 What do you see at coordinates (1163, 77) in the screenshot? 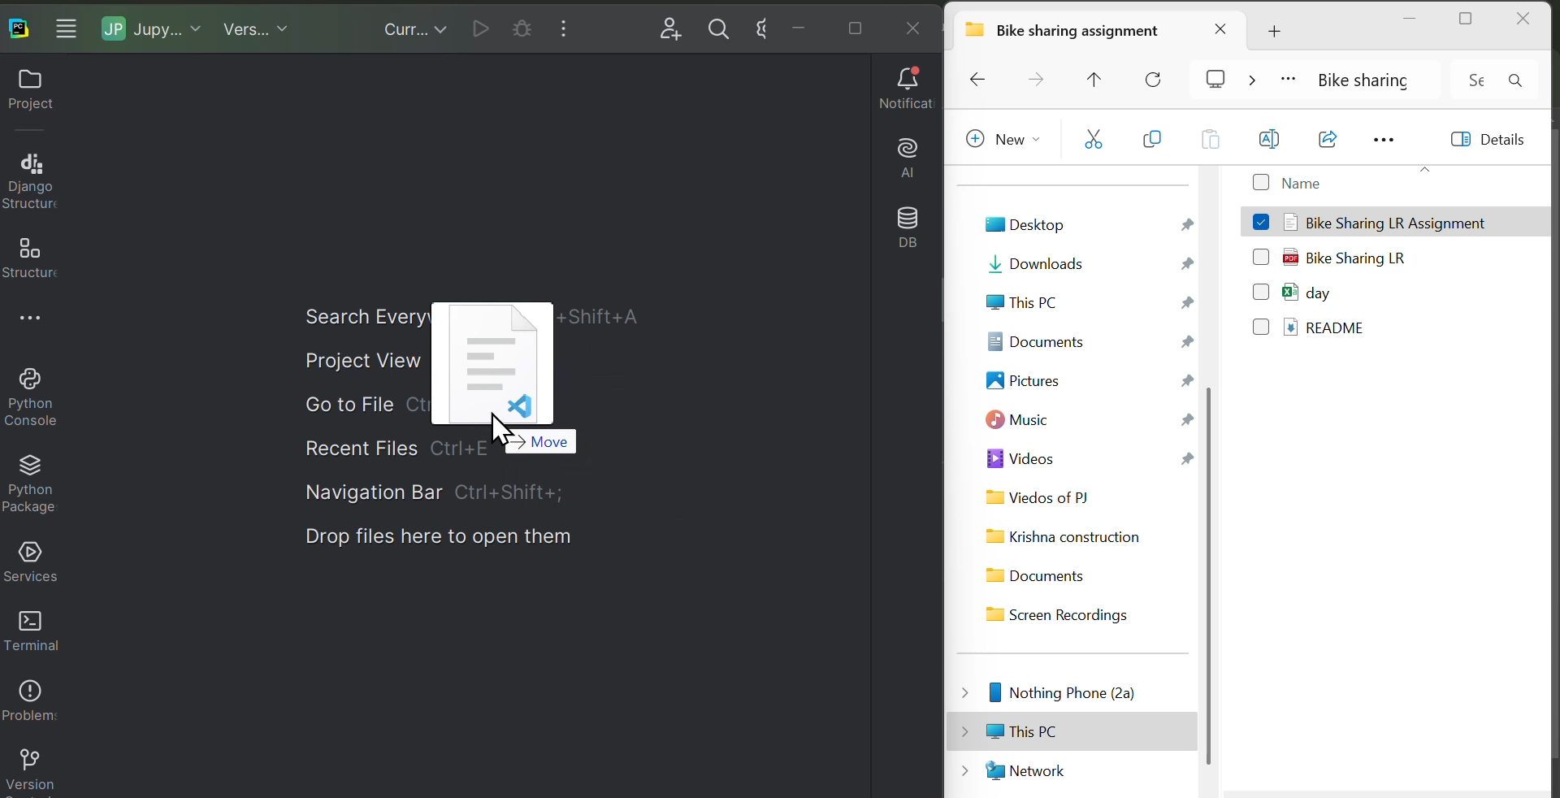
I see `Reload` at bounding box center [1163, 77].